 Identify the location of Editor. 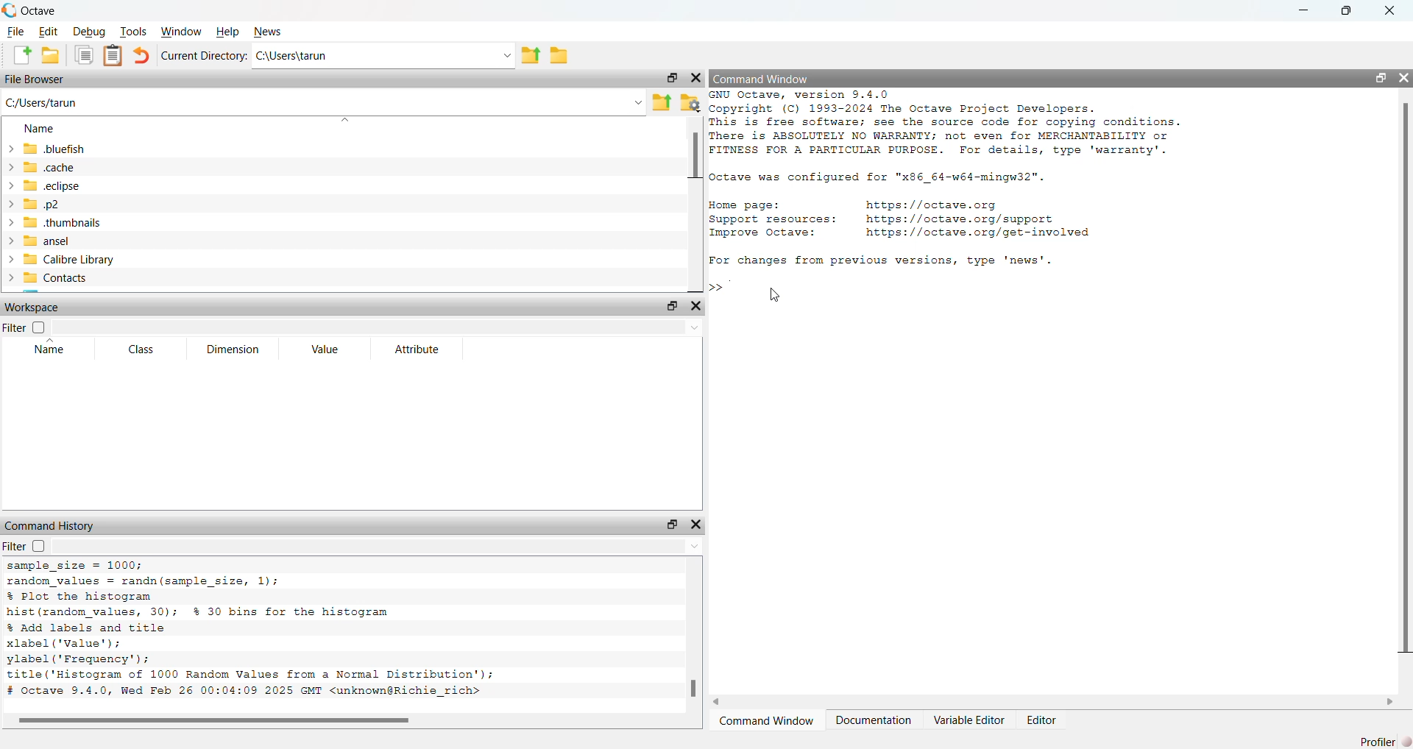
(1044, 720).